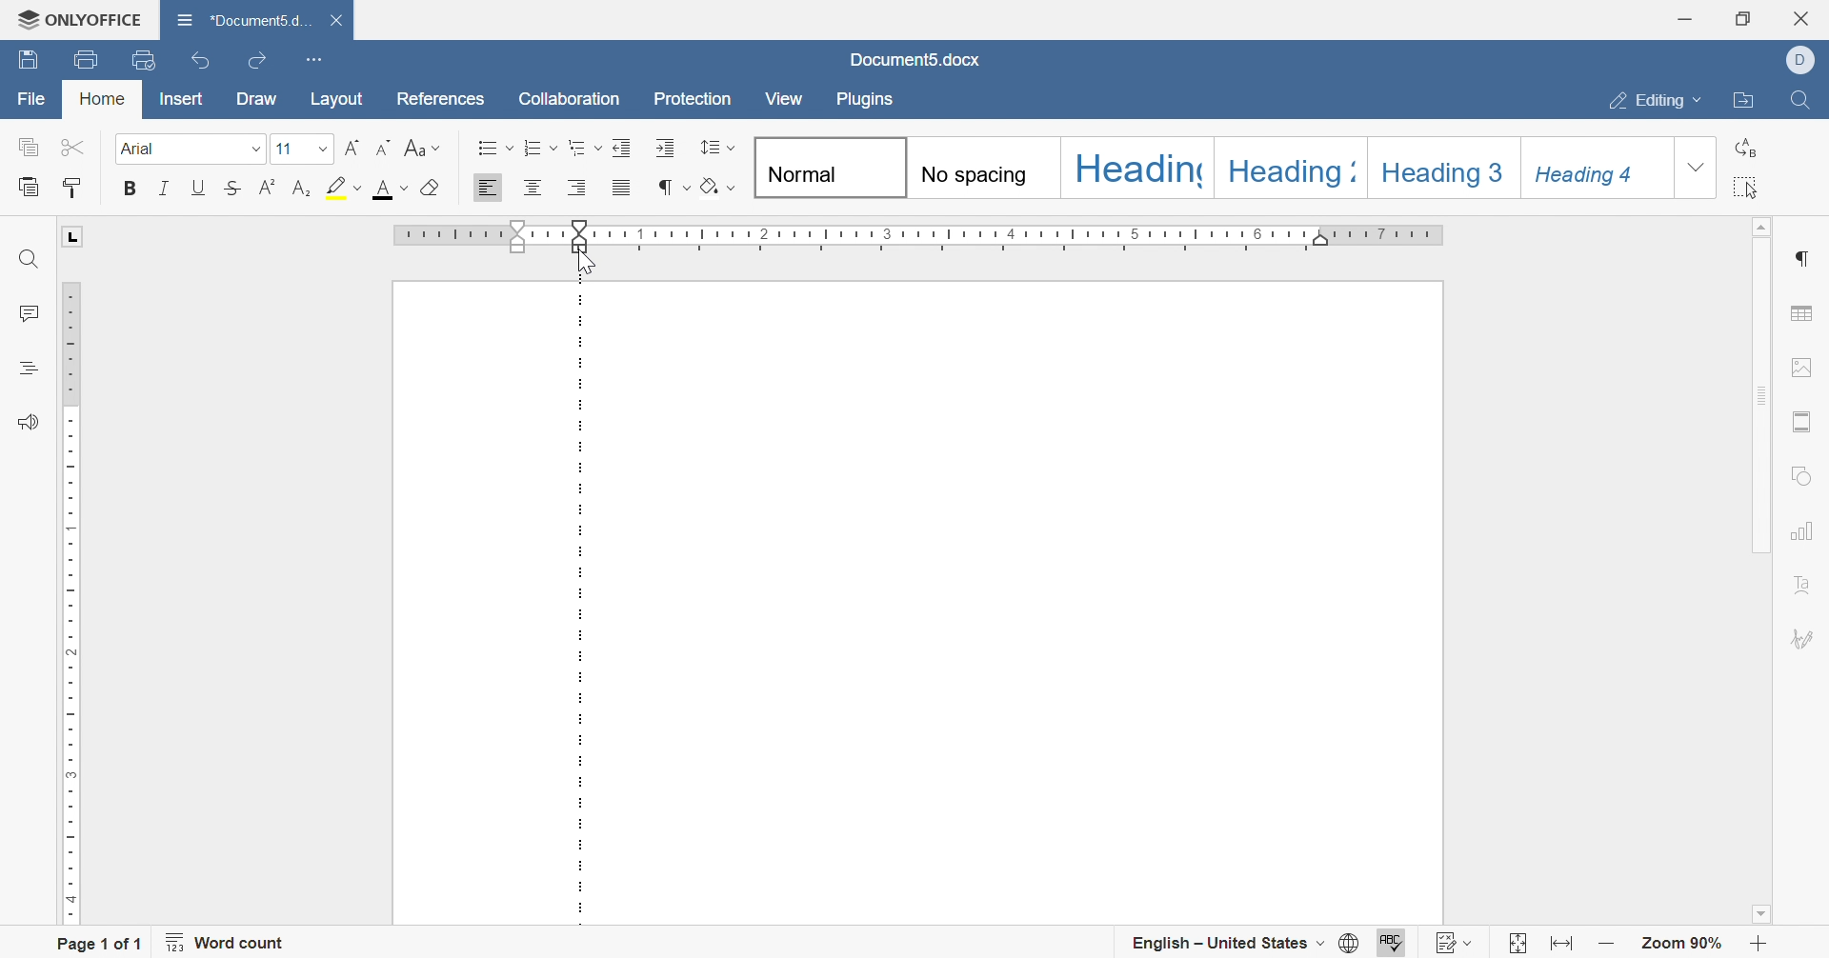  Describe the element at coordinates (143, 148) in the screenshot. I see `font` at that location.